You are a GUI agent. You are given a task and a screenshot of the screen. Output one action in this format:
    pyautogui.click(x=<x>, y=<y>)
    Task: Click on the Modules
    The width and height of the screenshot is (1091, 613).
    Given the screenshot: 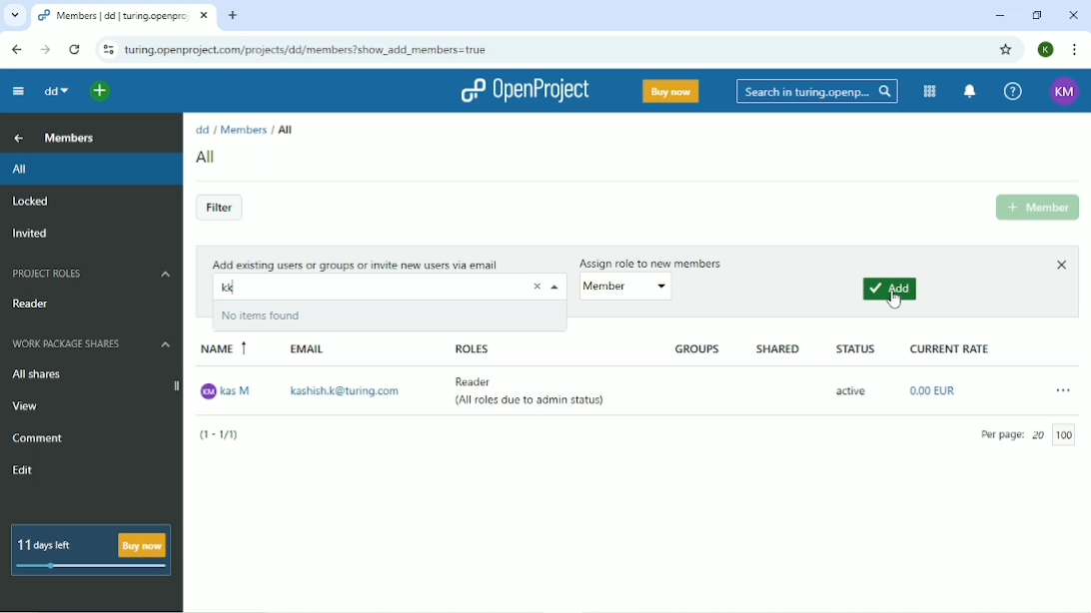 What is the action you would take?
    pyautogui.click(x=927, y=91)
    